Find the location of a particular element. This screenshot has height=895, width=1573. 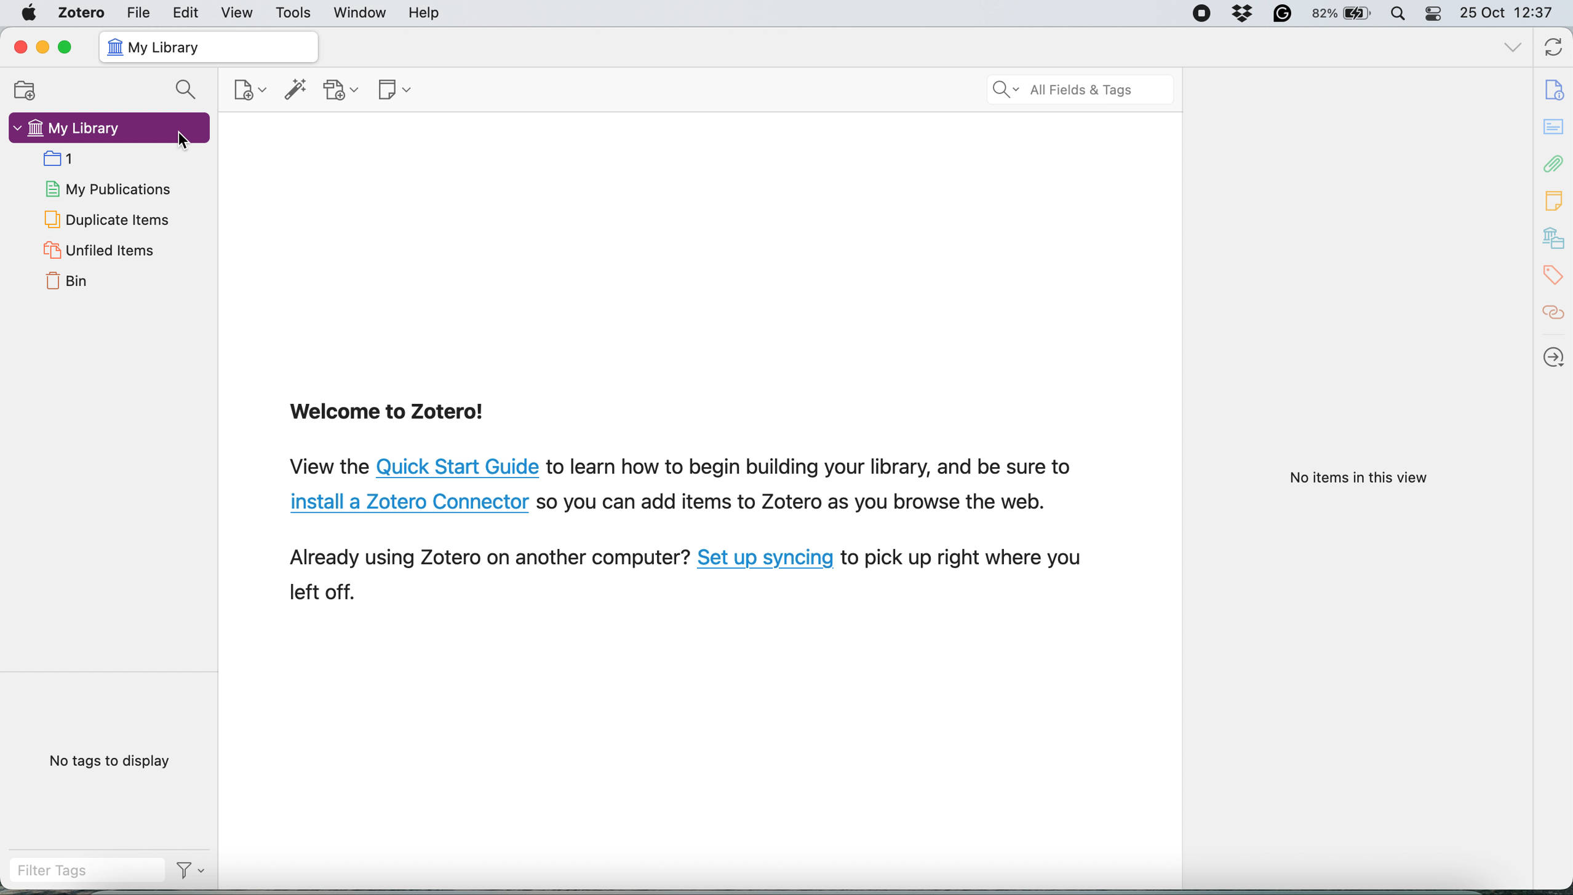

tags is located at coordinates (1555, 273).